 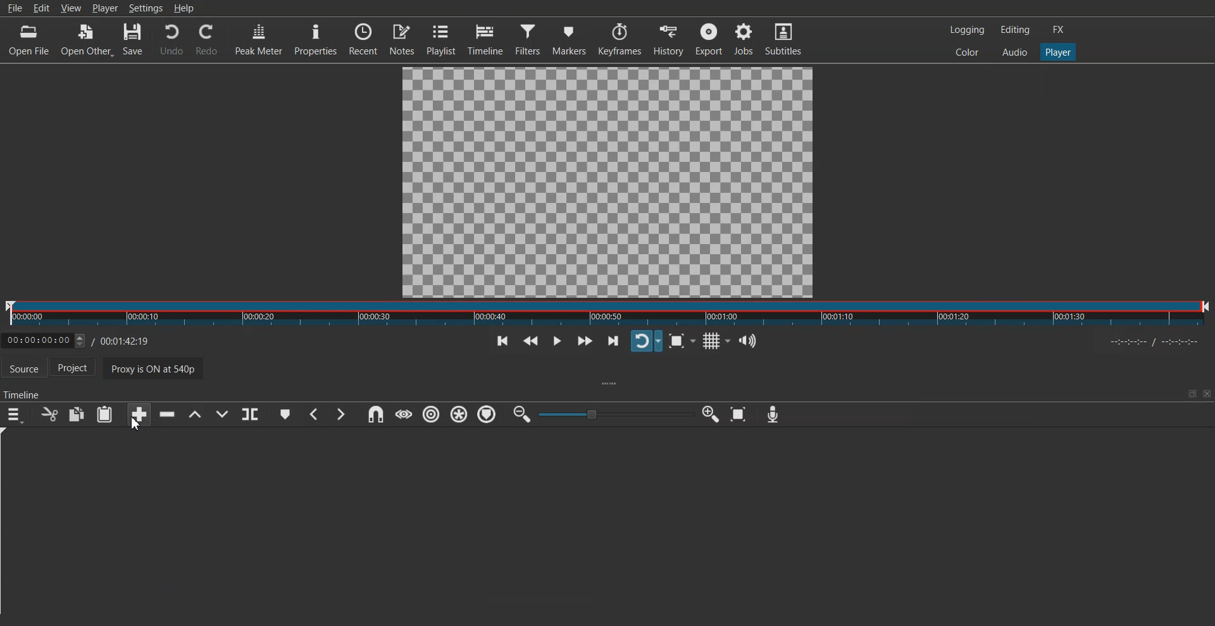 What do you see at coordinates (221, 414) in the screenshot?
I see `Overwrite` at bounding box center [221, 414].